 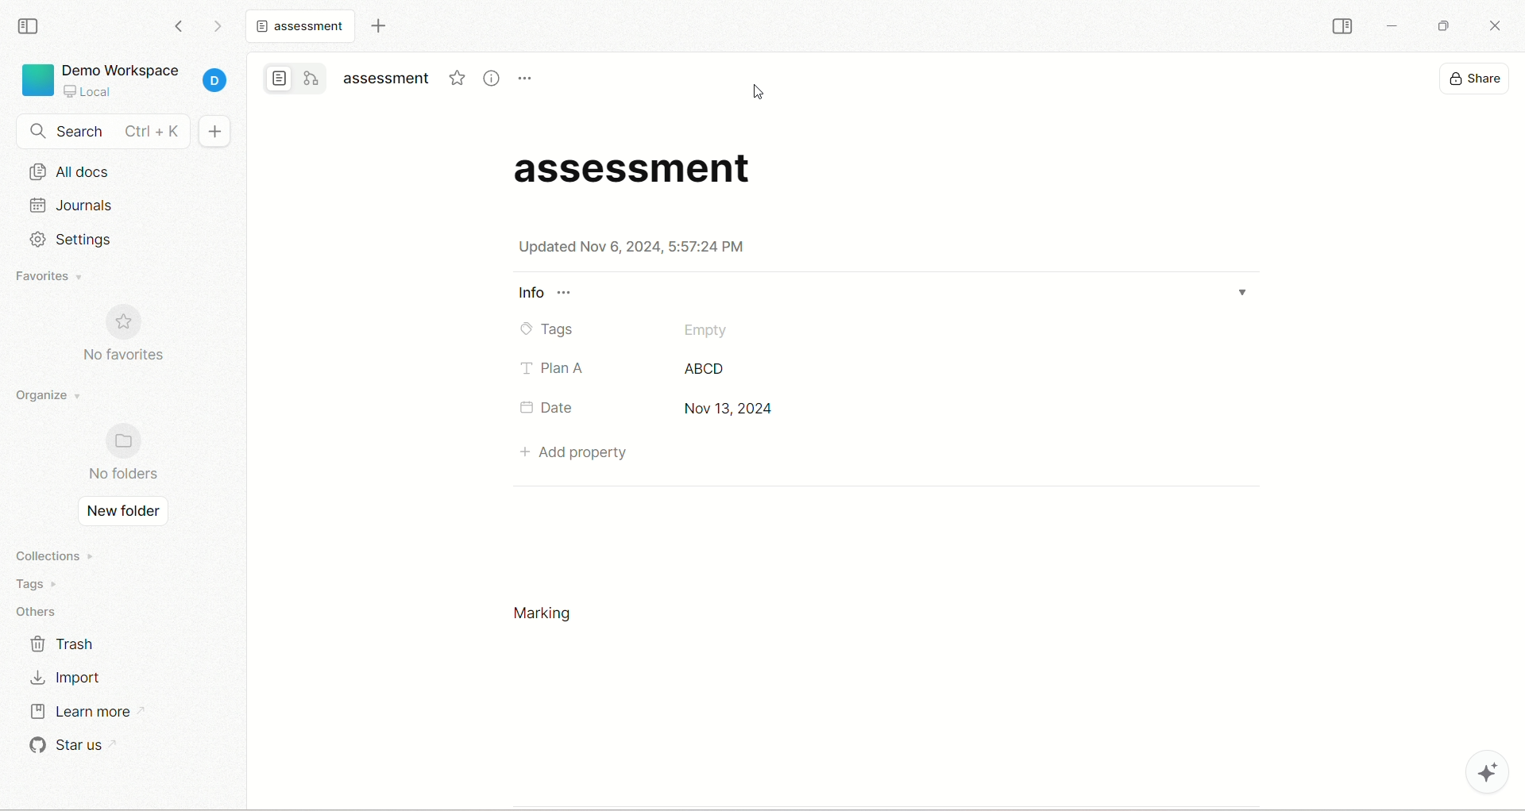 What do you see at coordinates (276, 79) in the screenshot?
I see `page mode` at bounding box center [276, 79].